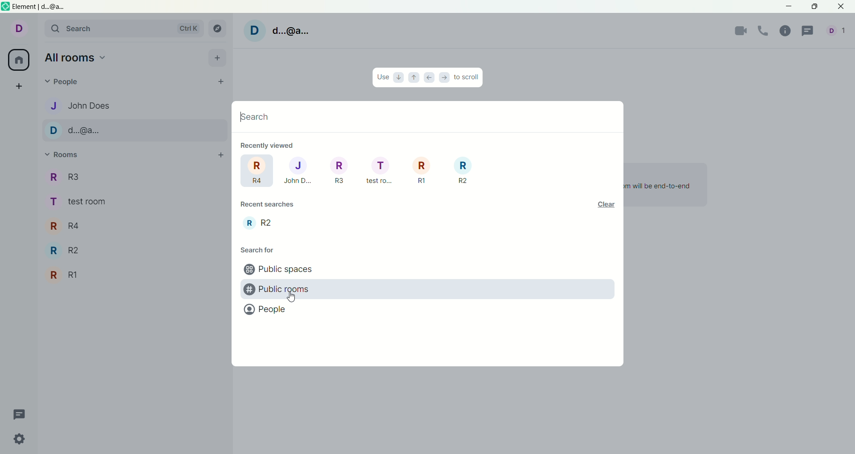  I want to click on maximize, so click(816, 8).